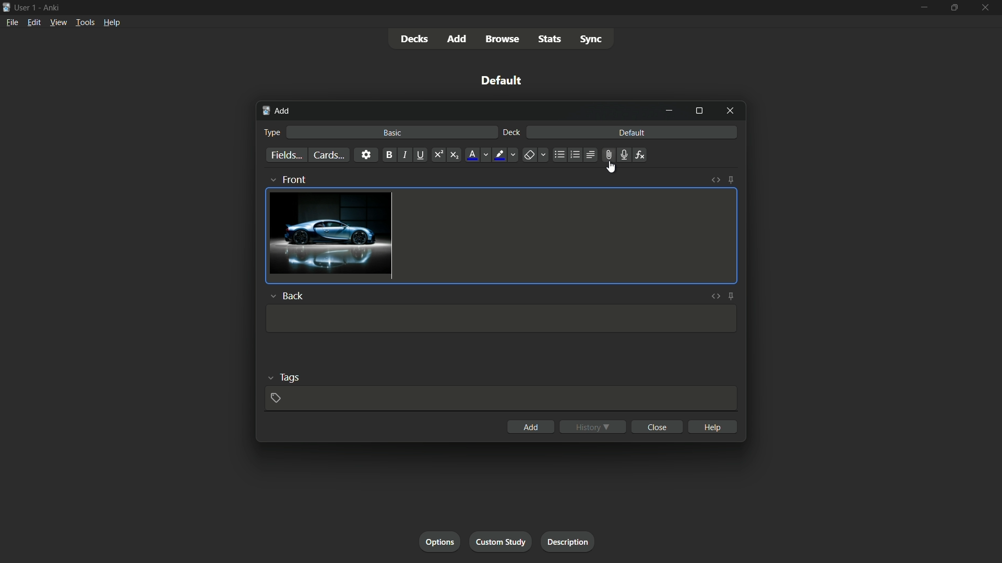 The width and height of the screenshot is (1002, 563). I want to click on remove formatting, so click(536, 155).